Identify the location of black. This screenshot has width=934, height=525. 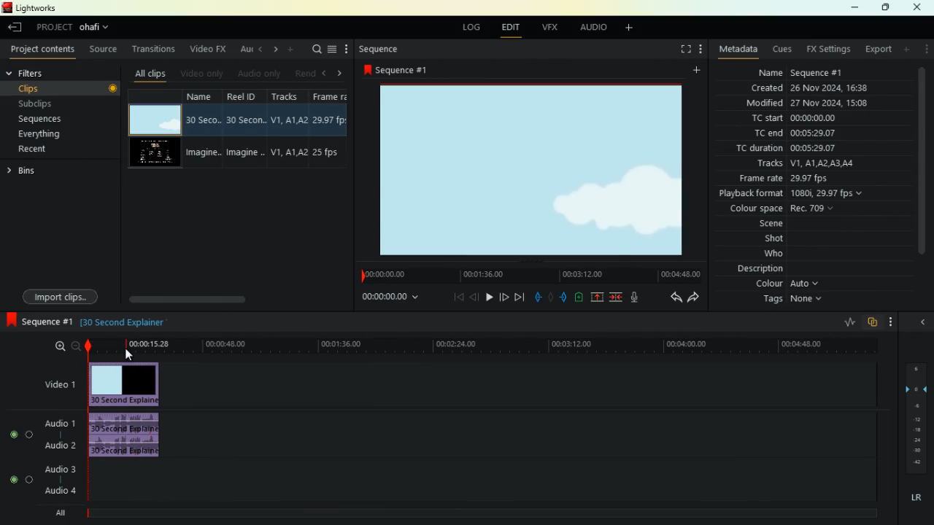
(92, 325).